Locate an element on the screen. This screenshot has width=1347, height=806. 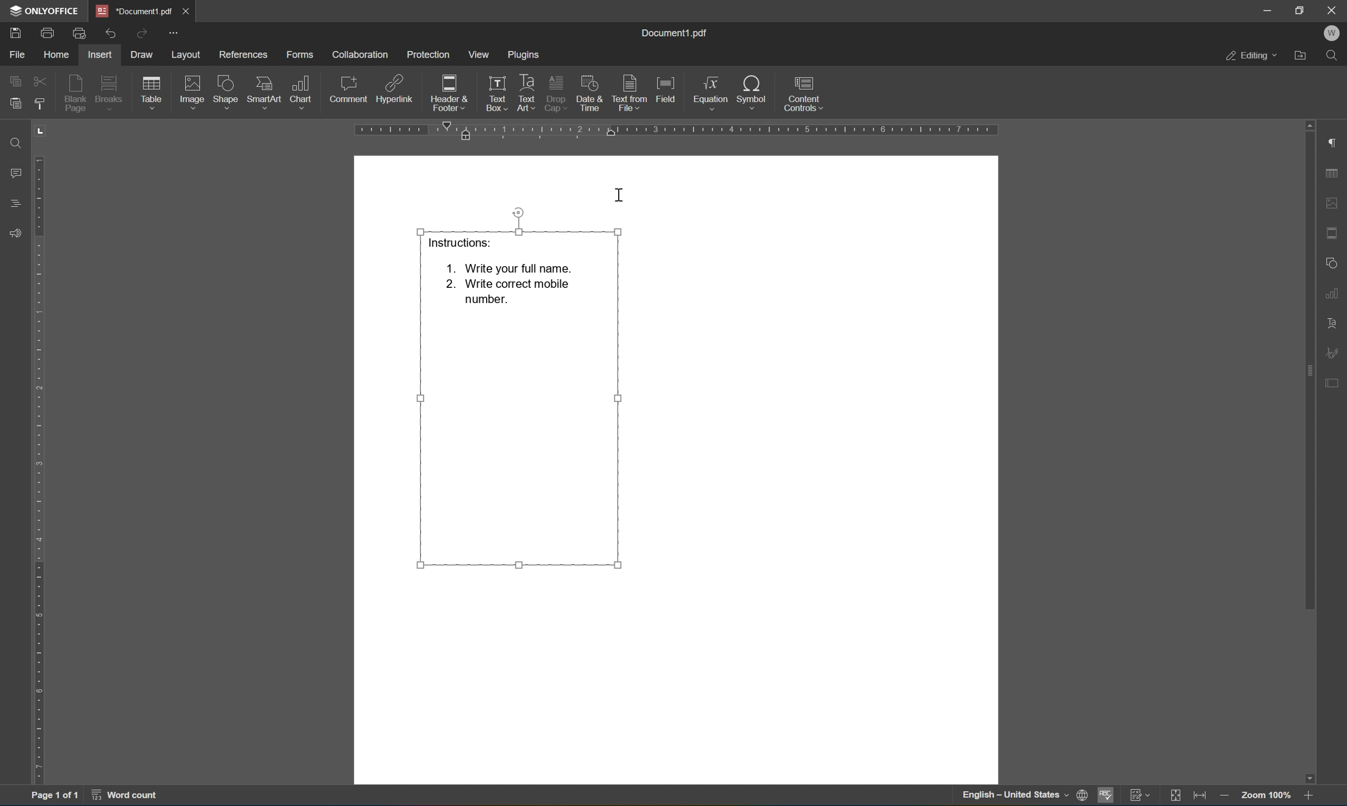
cursor is located at coordinates (618, 196).